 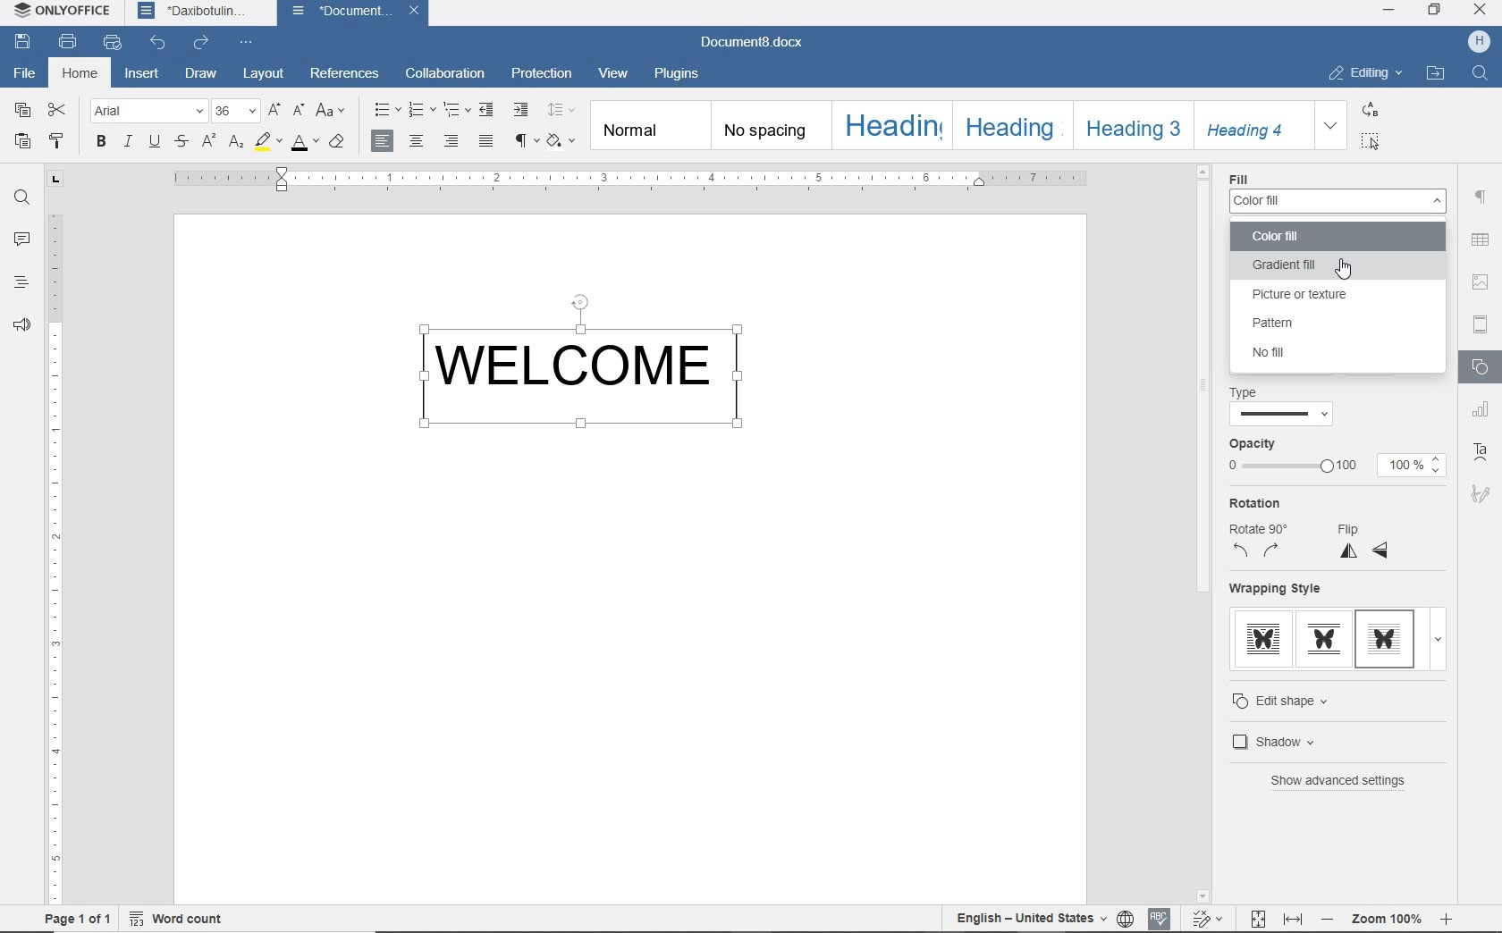 What do you see at coordinates (679, 75) in the screenshot?
I see `PLUGINS` at bounding box center [679, 75].